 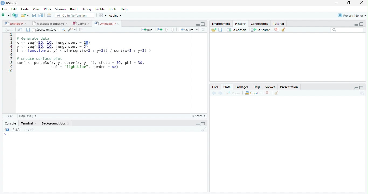 I want to click on View, so click(x=36, y=9).